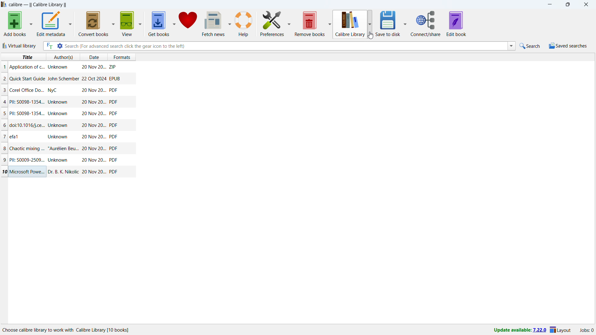 The height and width of the screenshot is (335, 596). What do you see at coordinates (50, 24) in the screenshot?
I see `edit metadata` at bounding box center [50, 24].